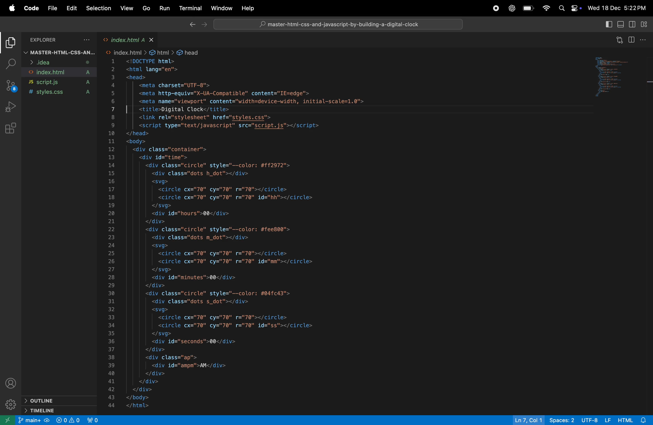 Image resolution: width=653 pixels, height=425 pixels. Describe the element at coordinates (620, 24) in the screenshot. I see `toggle panel` at that location.